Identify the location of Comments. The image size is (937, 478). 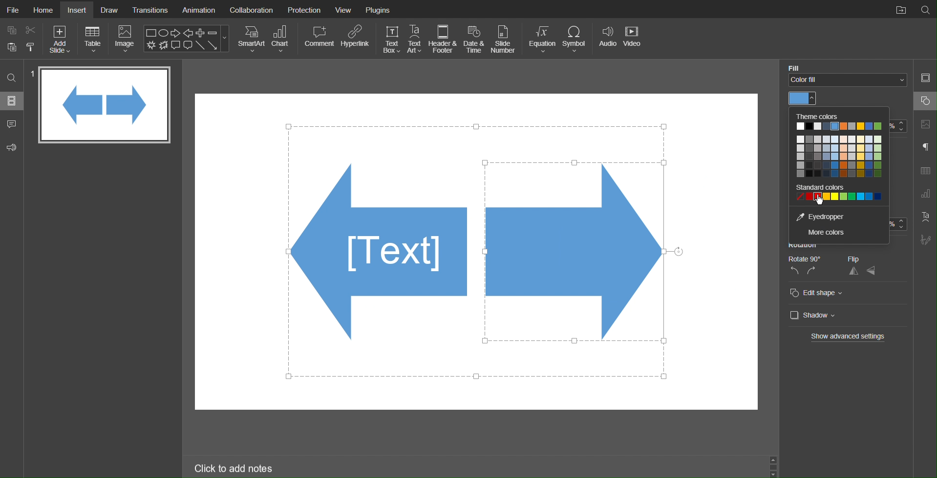
(11, 123).